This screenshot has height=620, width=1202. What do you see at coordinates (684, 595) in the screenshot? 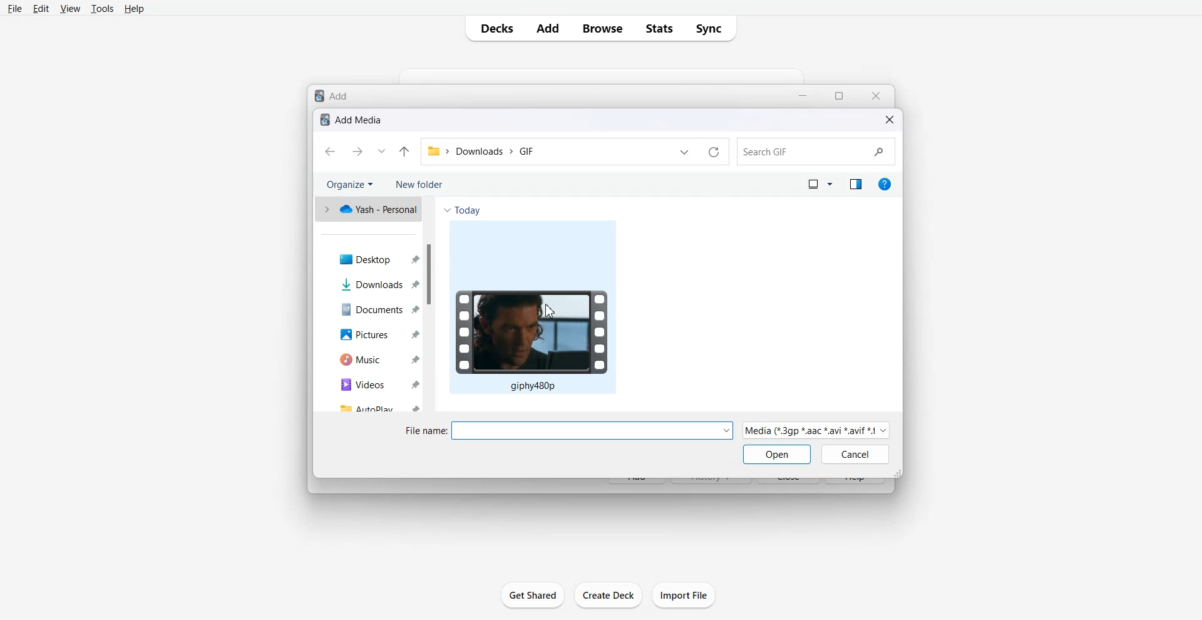
I see `Import File` at bounding box center [684, 595].